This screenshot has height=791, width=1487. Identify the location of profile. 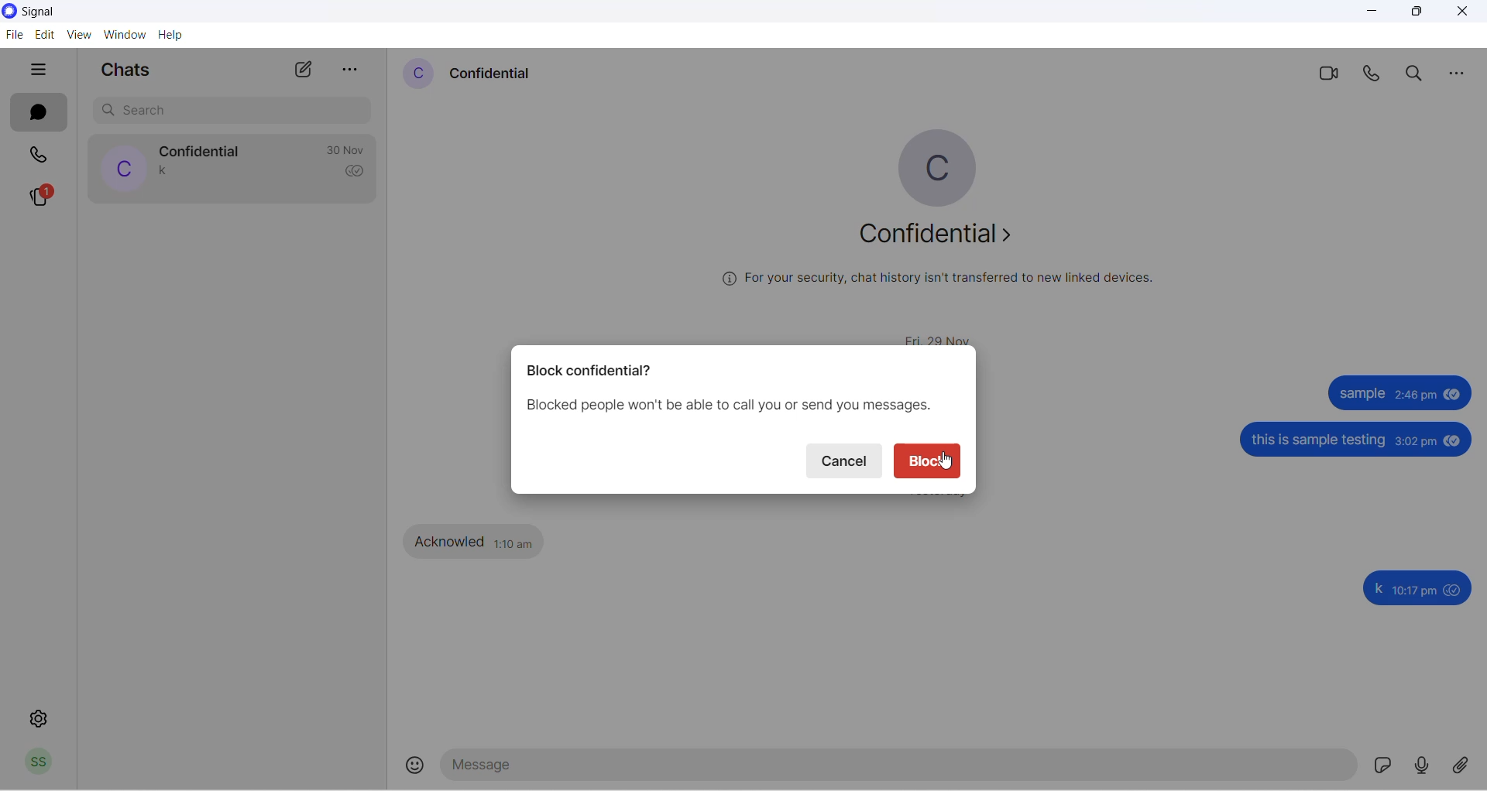
(39, 763).